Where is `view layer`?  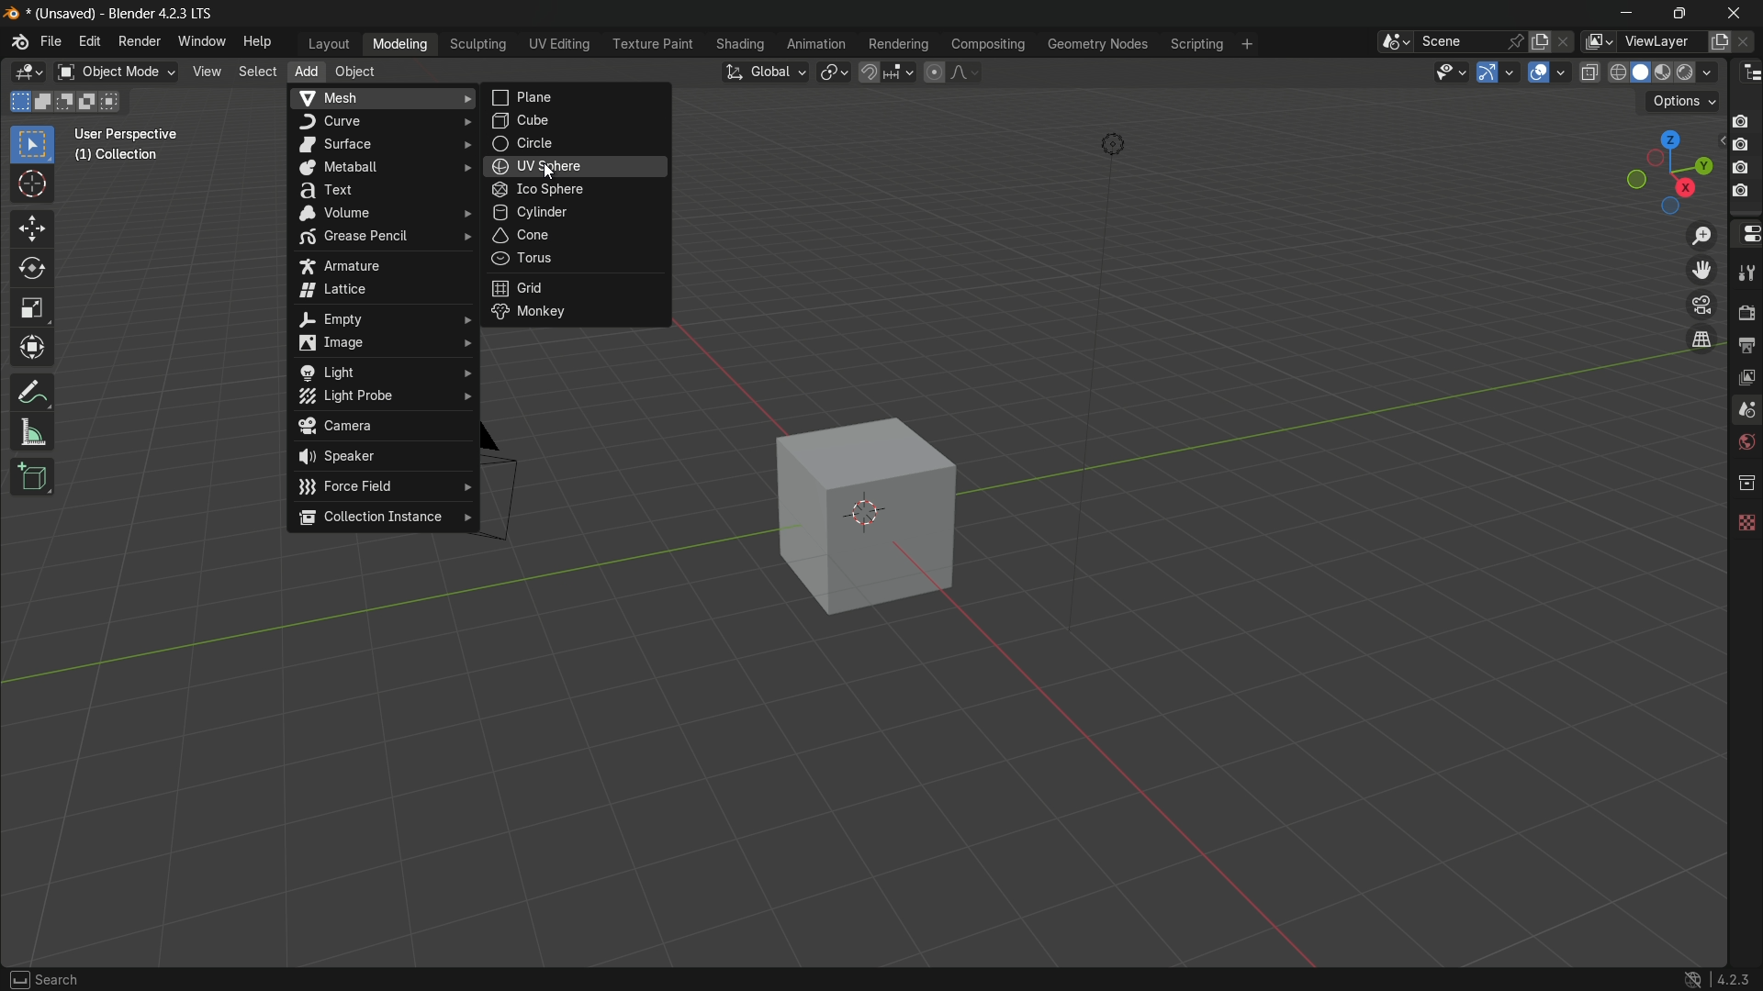 view layer is located at coordinates (1747, 377).